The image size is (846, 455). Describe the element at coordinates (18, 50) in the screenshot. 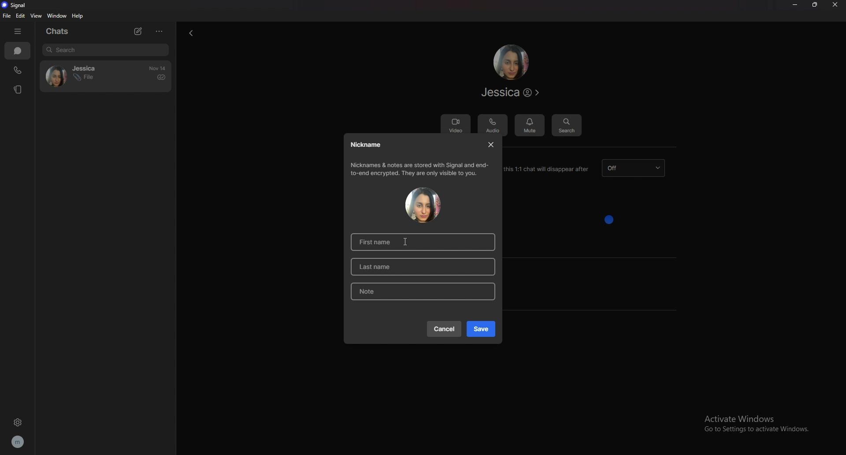

I see `chats` at that location.